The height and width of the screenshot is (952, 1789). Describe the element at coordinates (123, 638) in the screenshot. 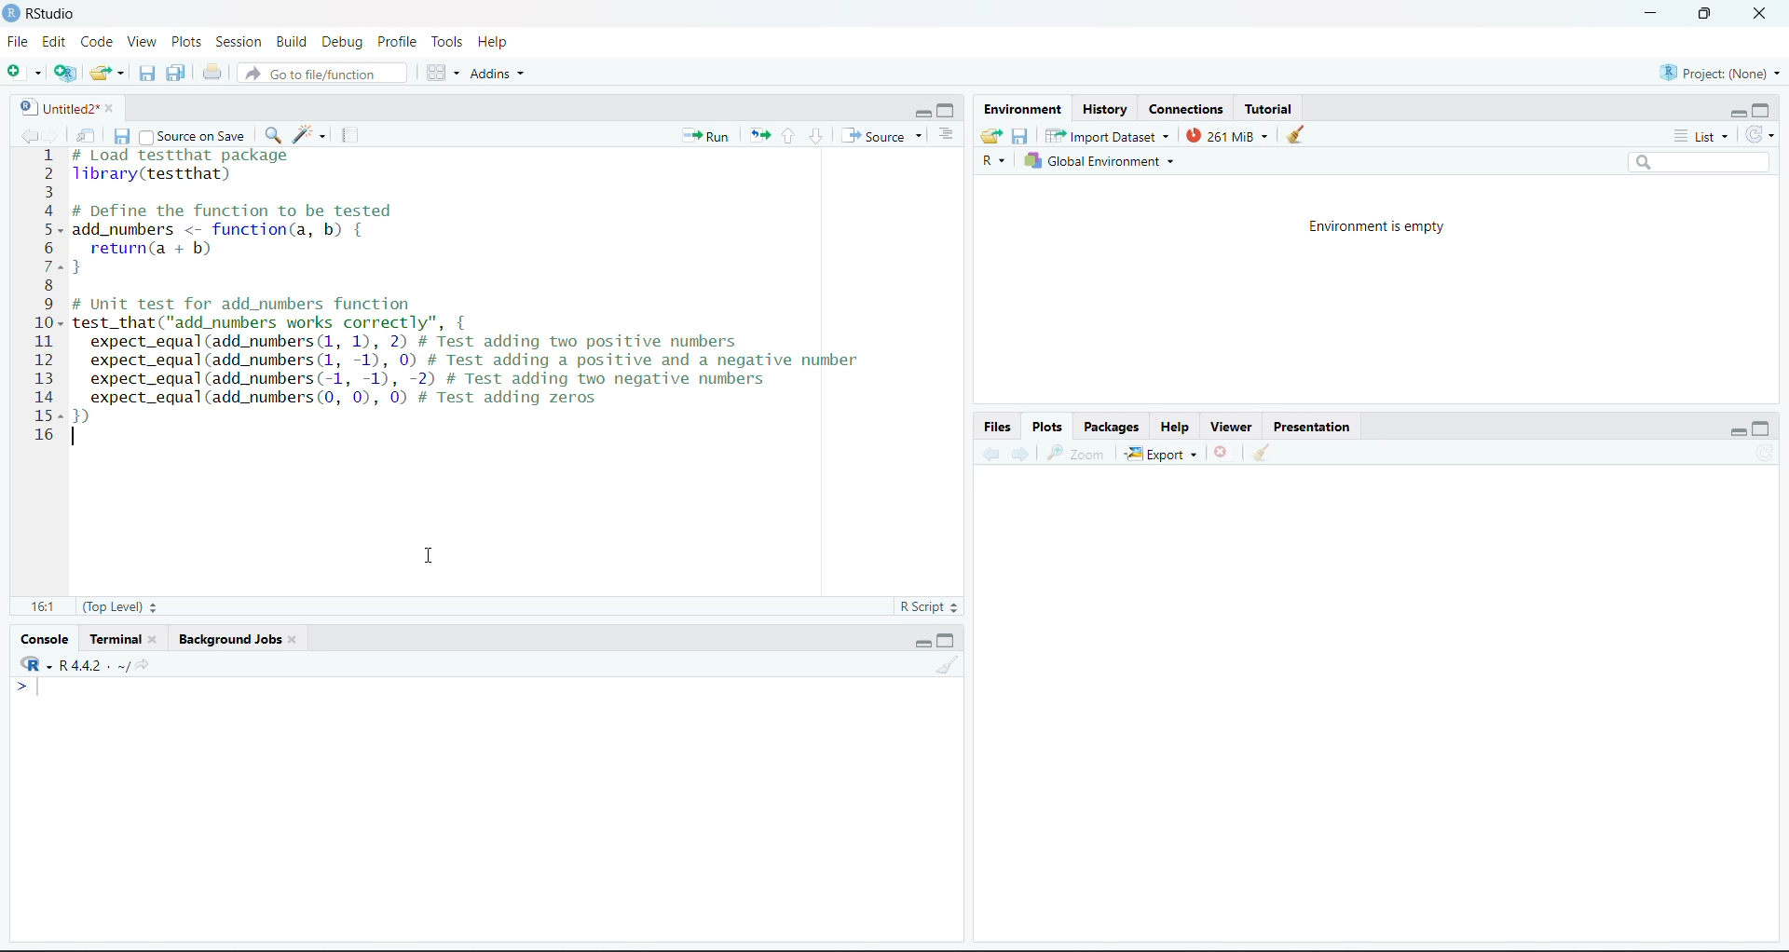

I see `Terminal` at that location.